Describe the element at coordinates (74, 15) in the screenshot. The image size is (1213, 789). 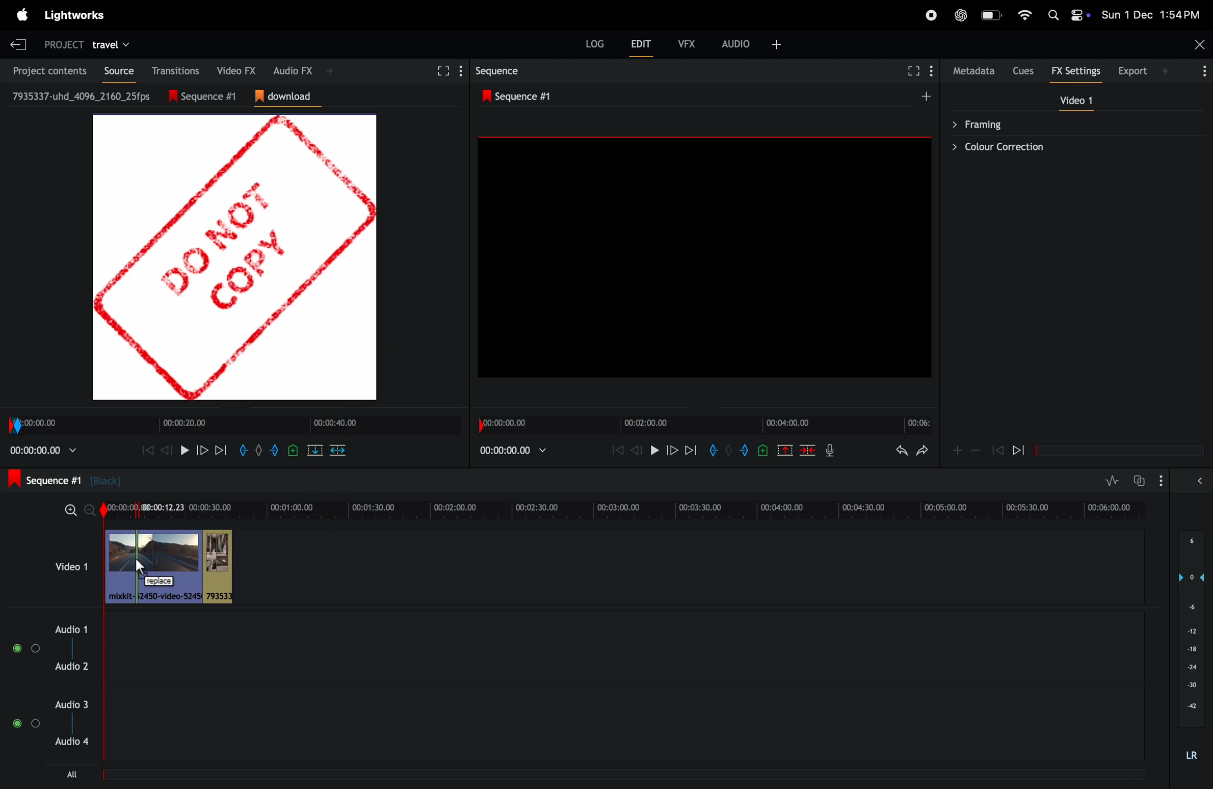
I see `lightworks` at that location.